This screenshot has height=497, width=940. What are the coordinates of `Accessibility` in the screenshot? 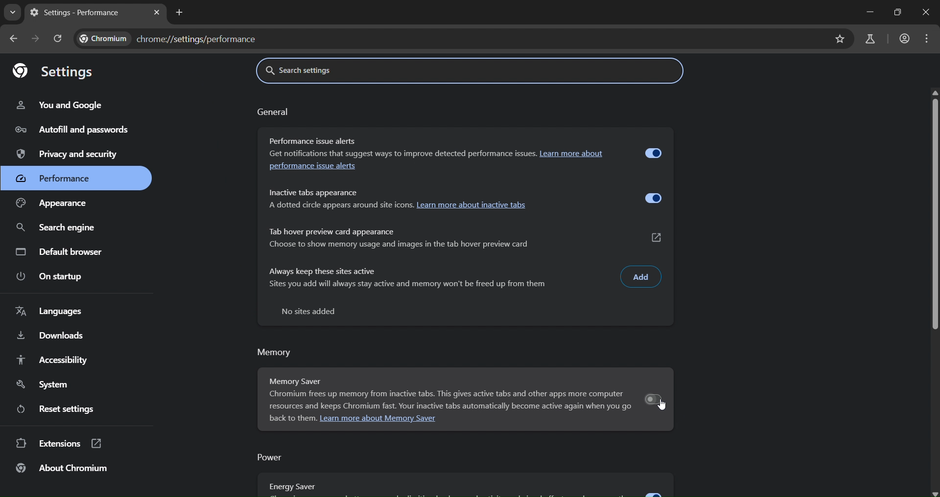 It's located at (50, 359).